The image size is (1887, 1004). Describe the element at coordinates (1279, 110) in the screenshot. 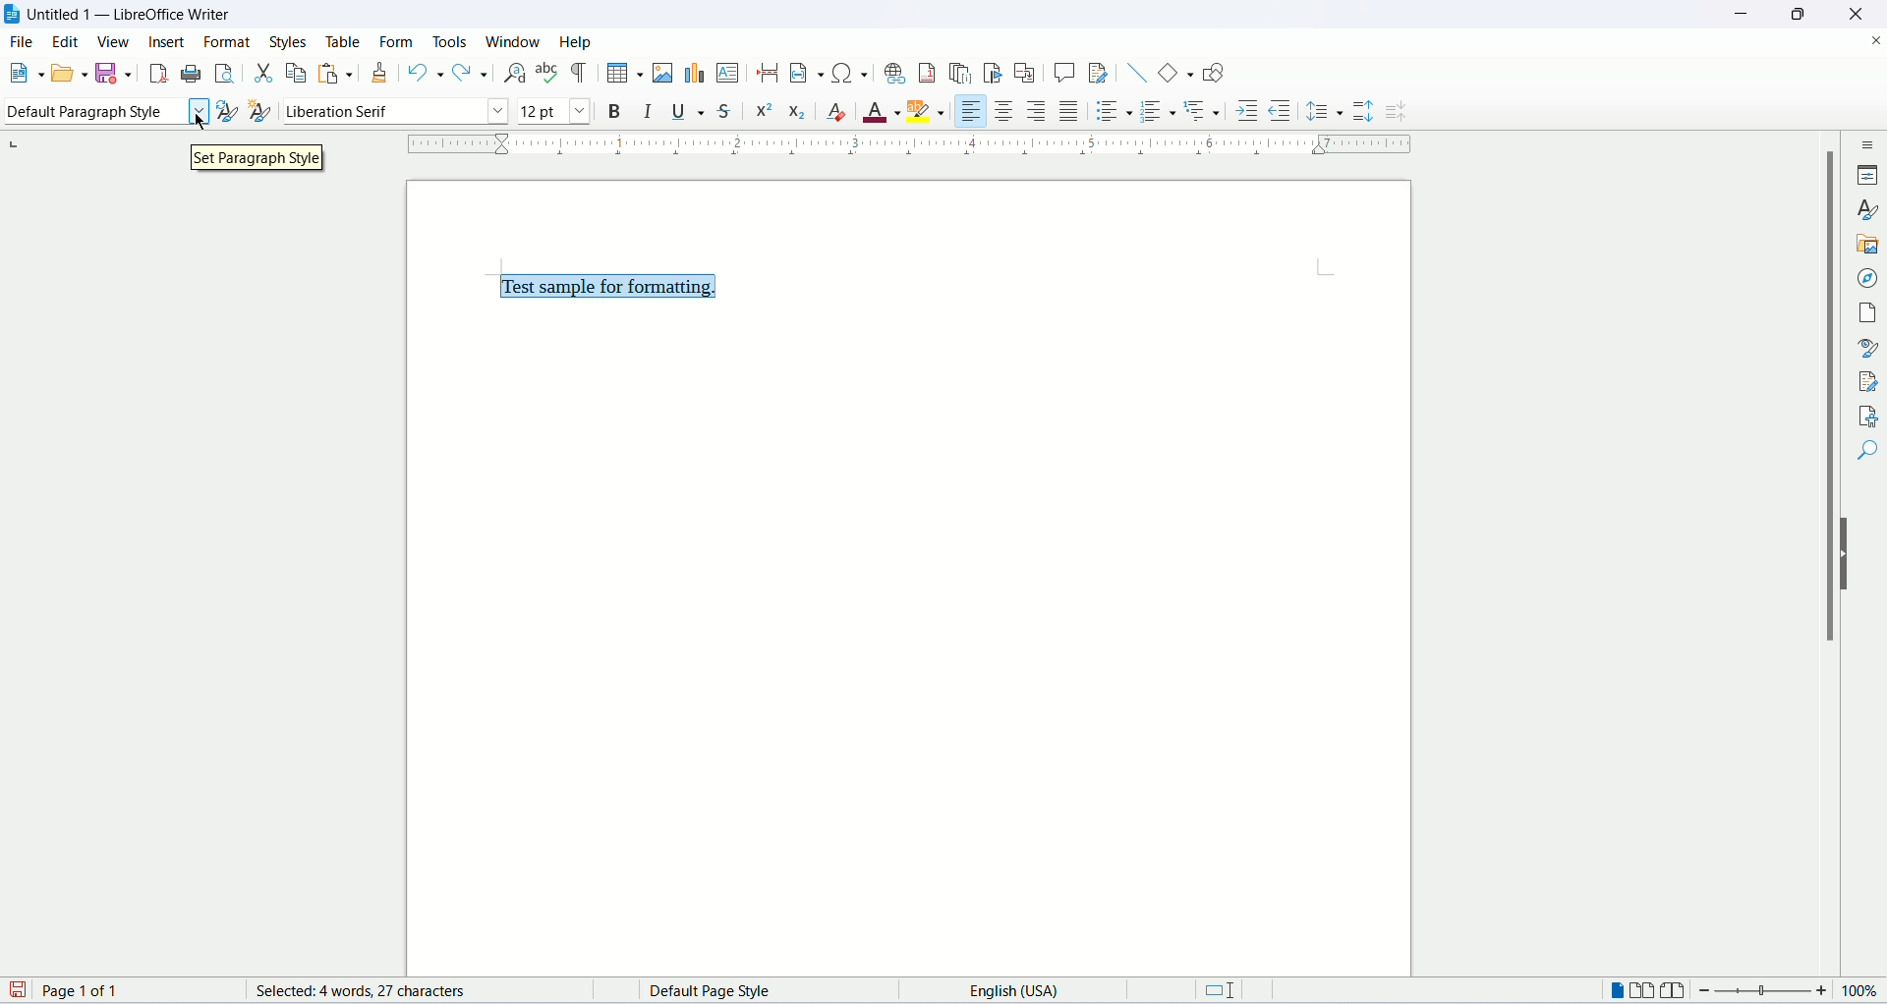

I see `decrease indent` at that location.